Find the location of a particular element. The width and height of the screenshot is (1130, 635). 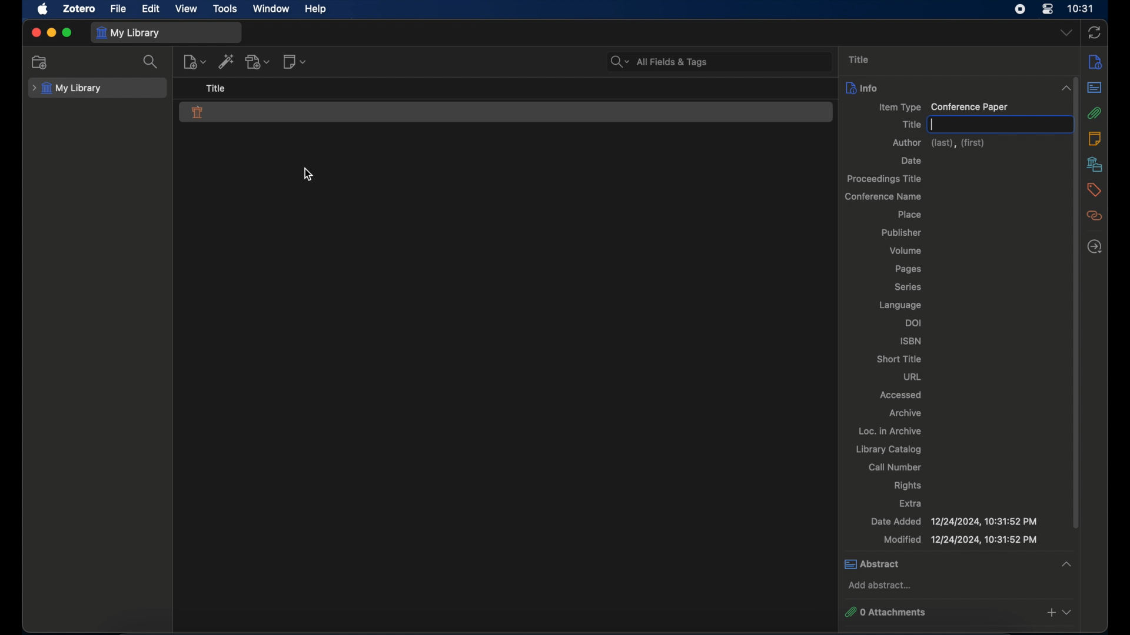

zotero is located at coordinates (80, 9).